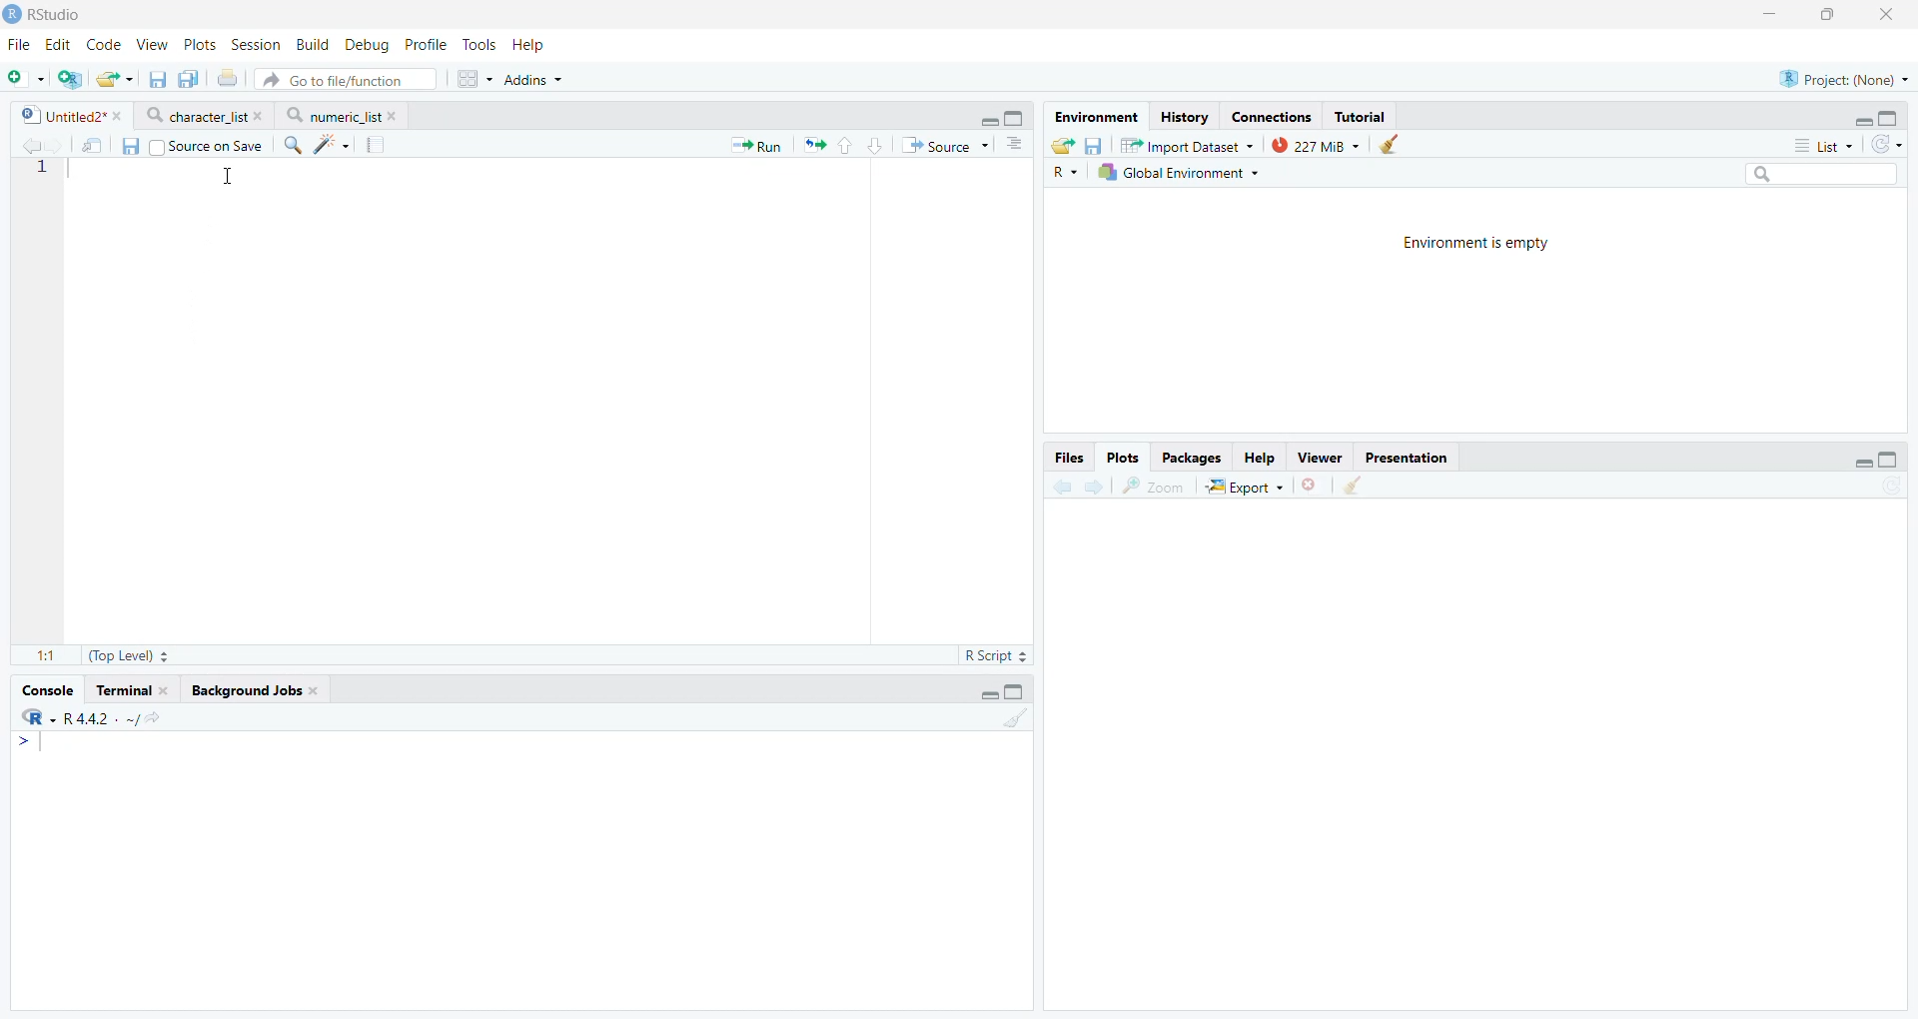 Image resolution: width=1918 pixels, height=1019 pixels. What do you see at coordinates (1158, 486) in the screenshot?
I see `Zoom` at bounding box center [1158, 486].